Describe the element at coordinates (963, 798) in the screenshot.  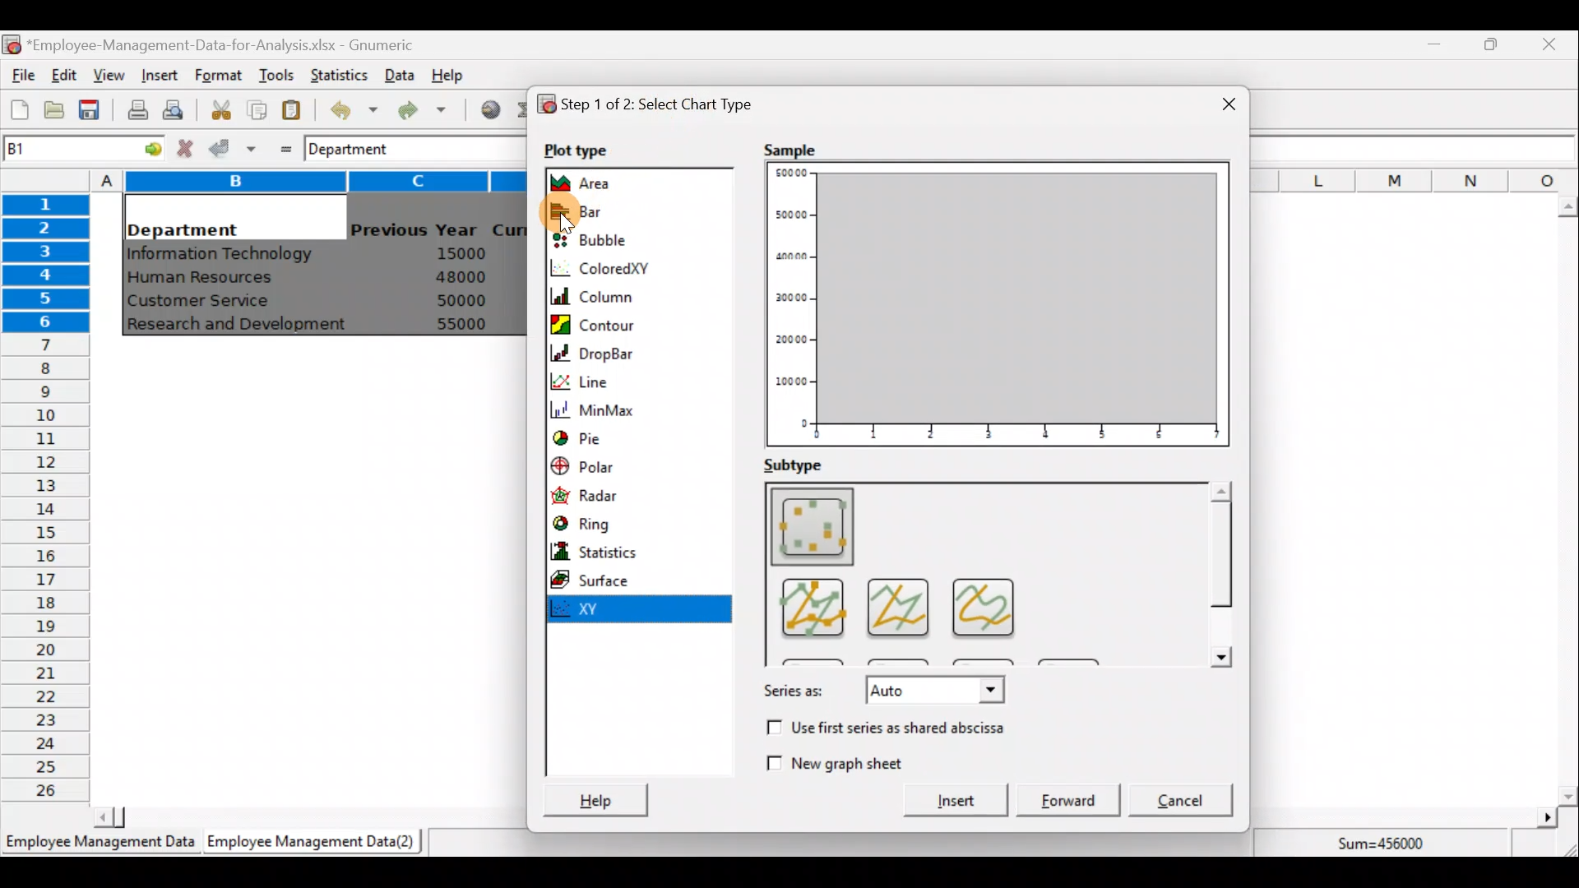
I see `Insert` at that location.